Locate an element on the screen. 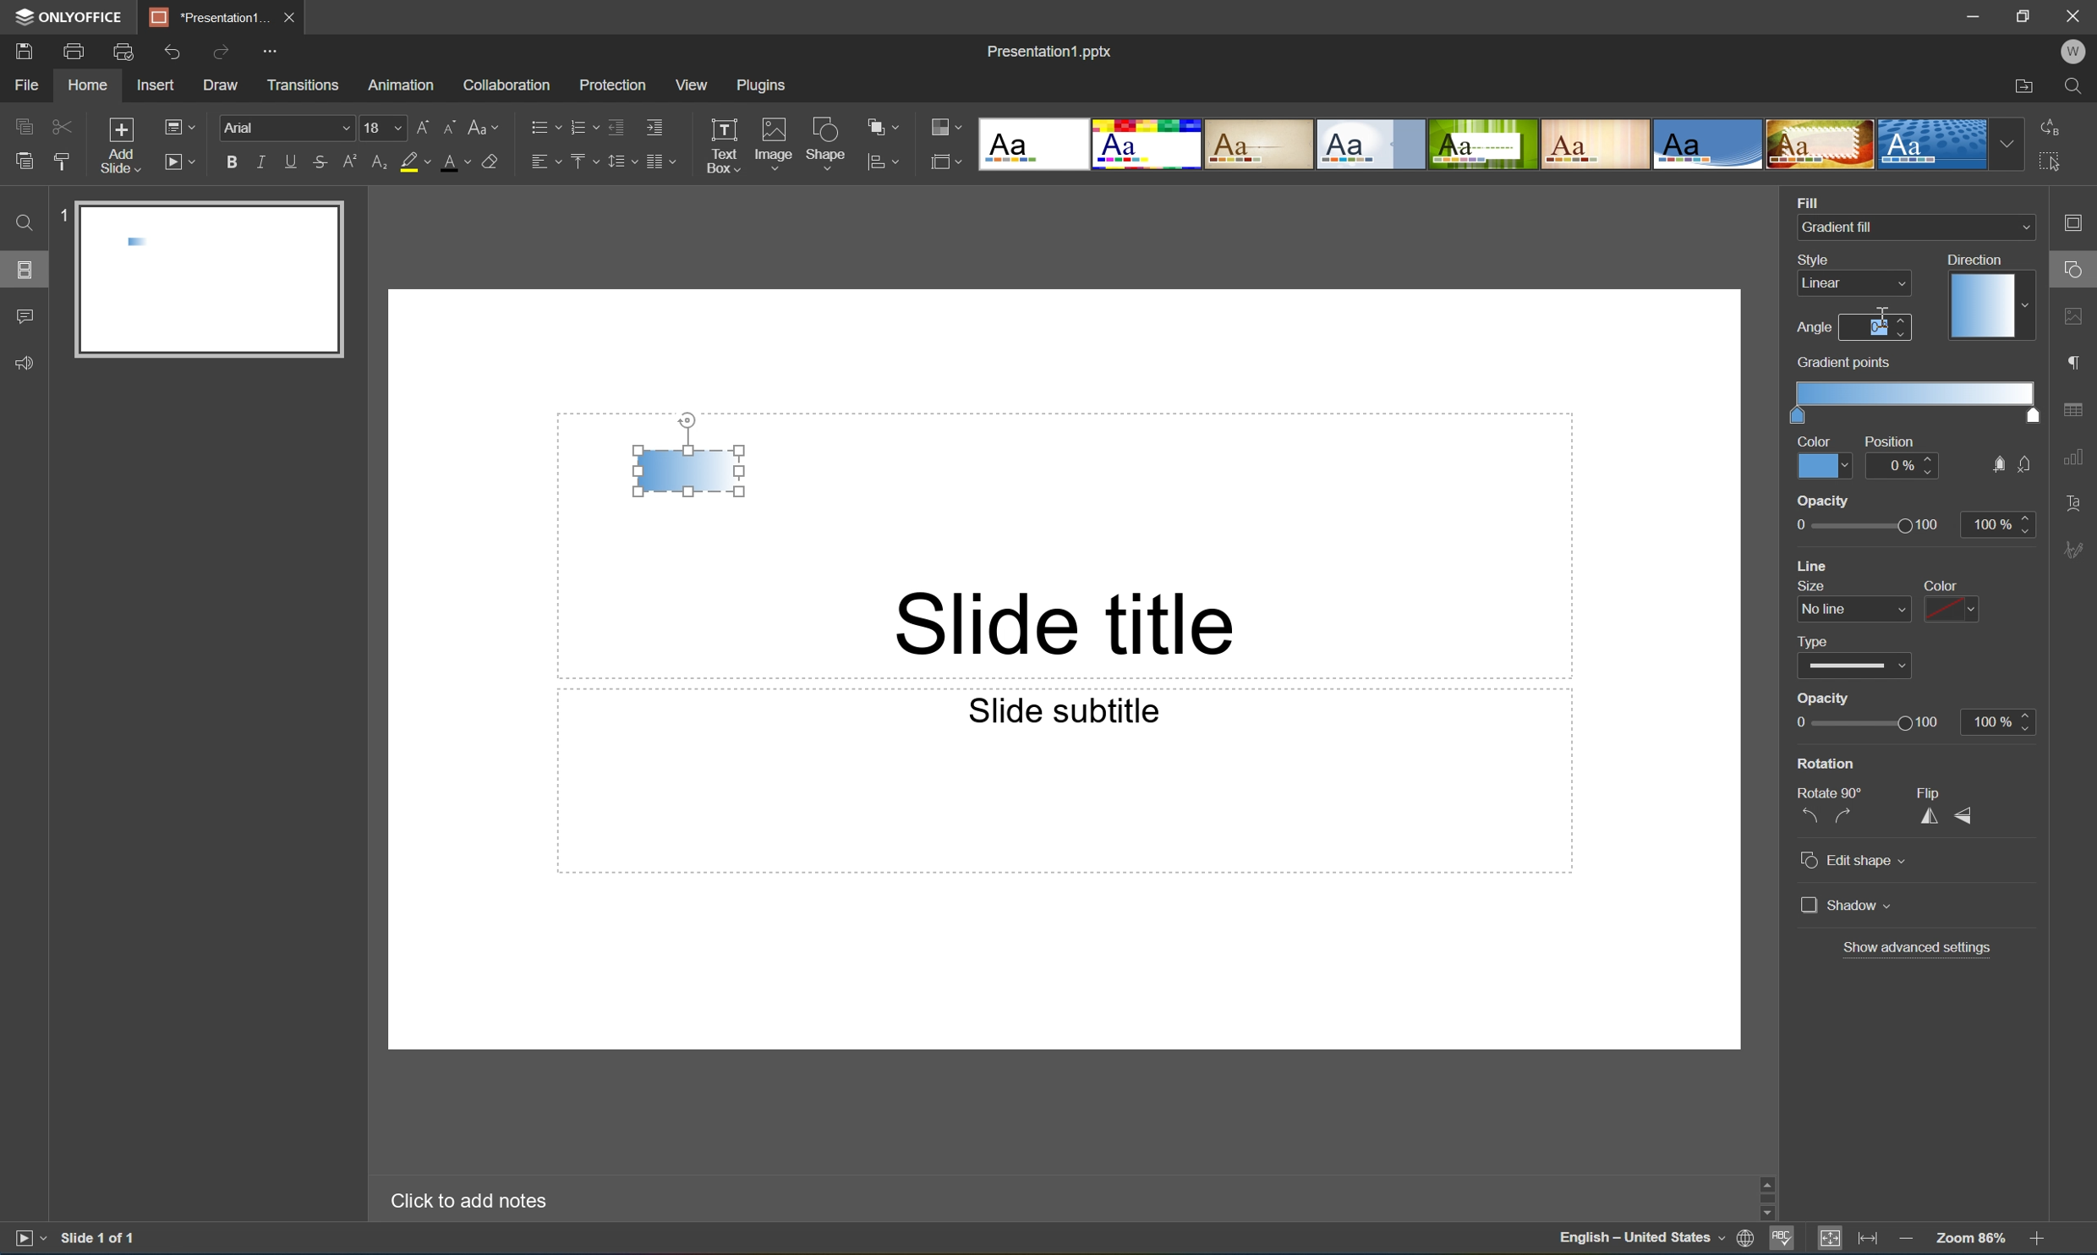  Shadow is located at coordinates (1847, 903).